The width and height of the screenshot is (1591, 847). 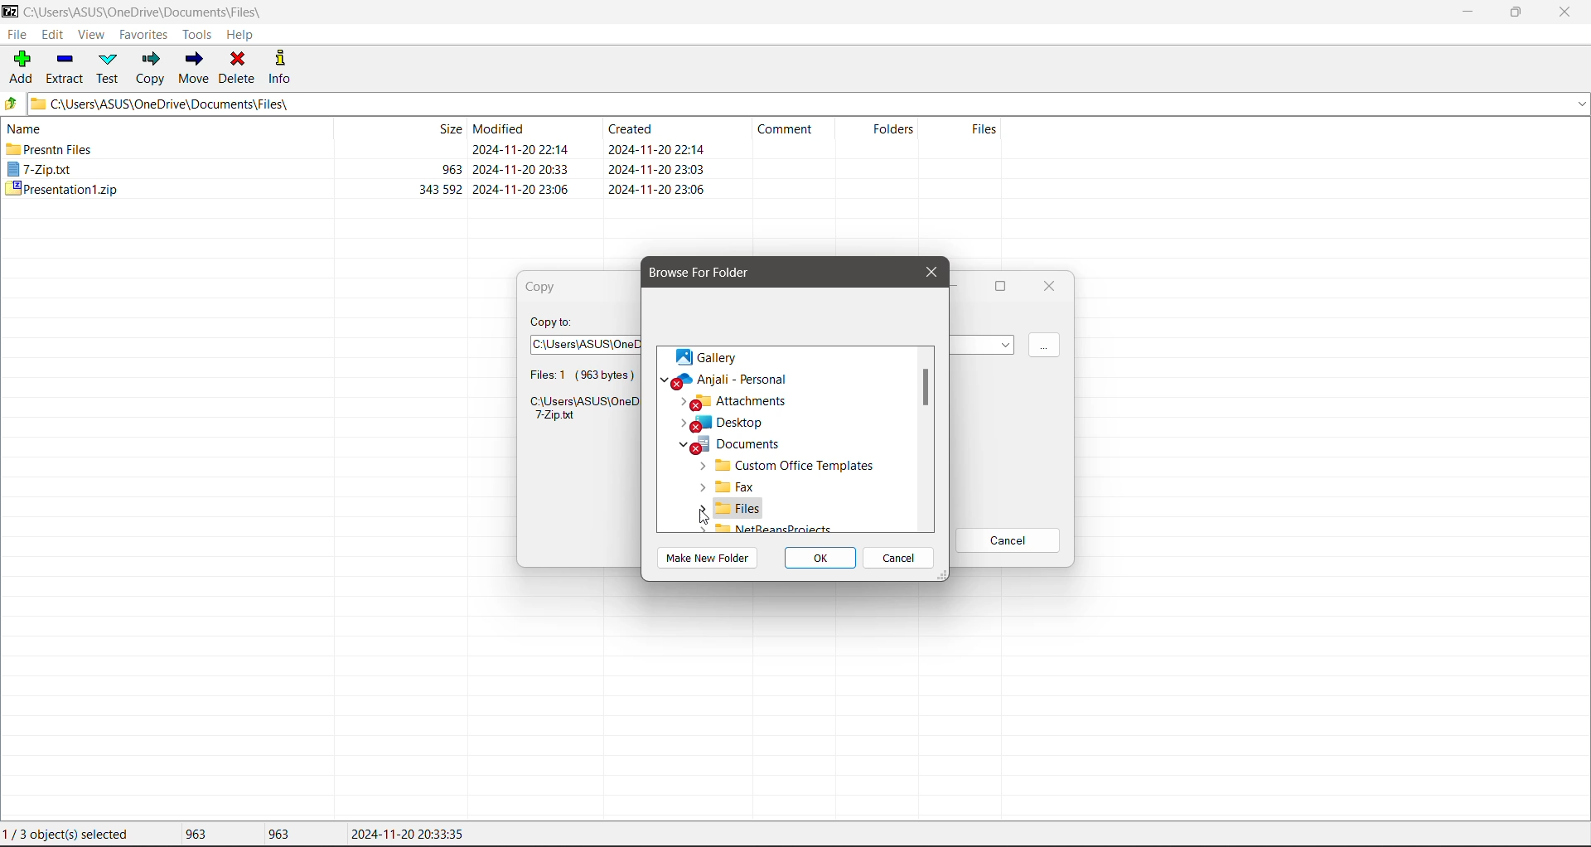 I want to click on Browse for Folder, so click(x=708, y=273).